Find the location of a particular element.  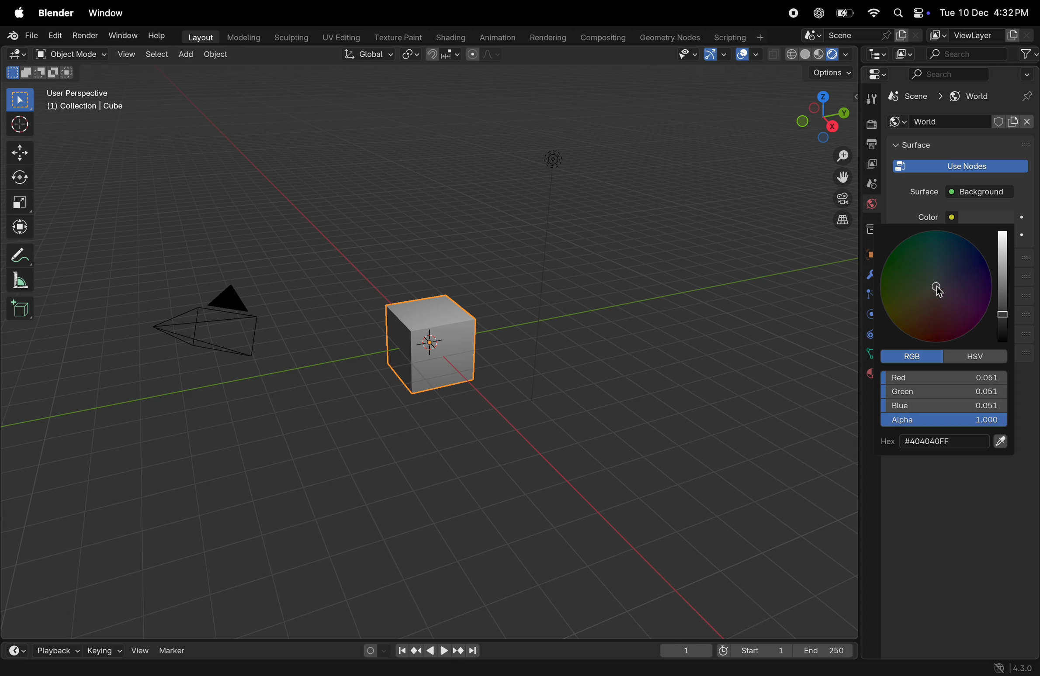

Rgb is located at coordinates (915, 356).